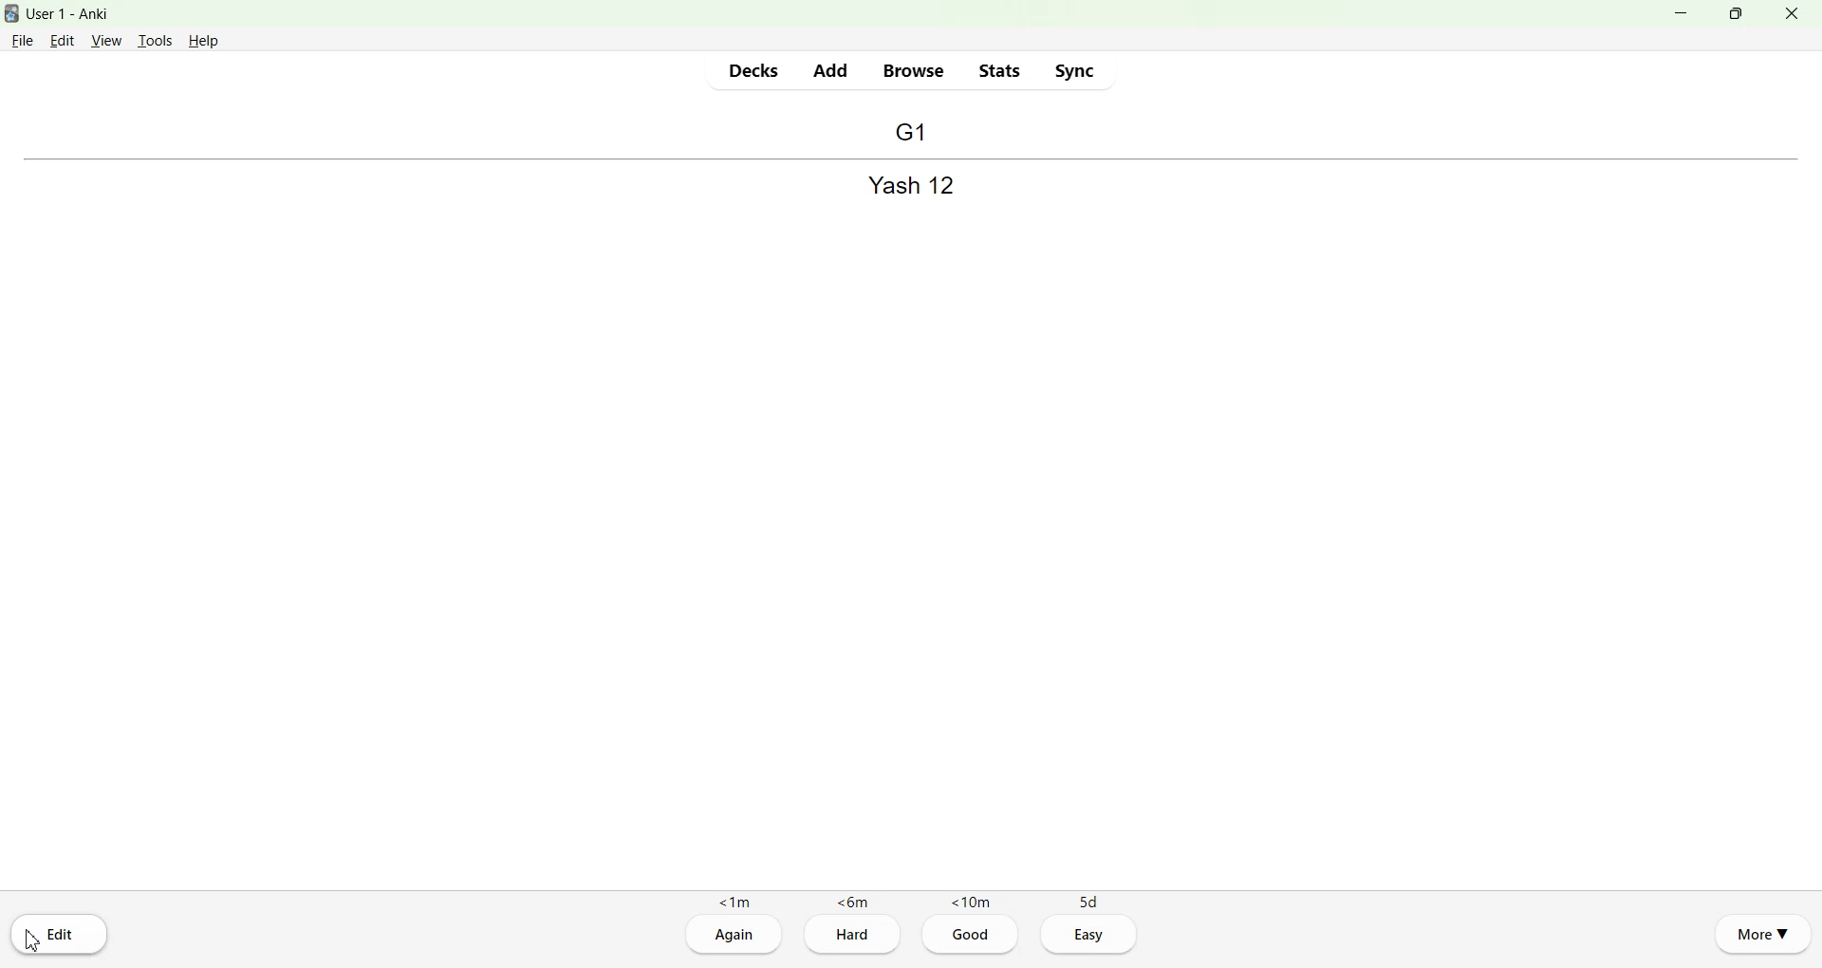 Image resolution: width=1822 pixels, height=968 pixels. Describe the element at coordinates (64, 40) in the screenshot. I see `Edit` at that location.